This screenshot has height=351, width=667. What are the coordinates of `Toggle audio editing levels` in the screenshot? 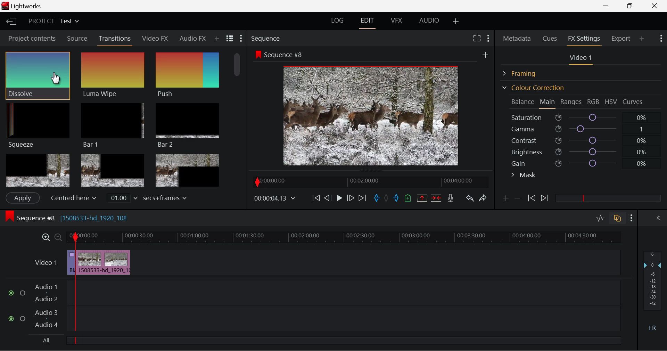 It's located at (601, 217).